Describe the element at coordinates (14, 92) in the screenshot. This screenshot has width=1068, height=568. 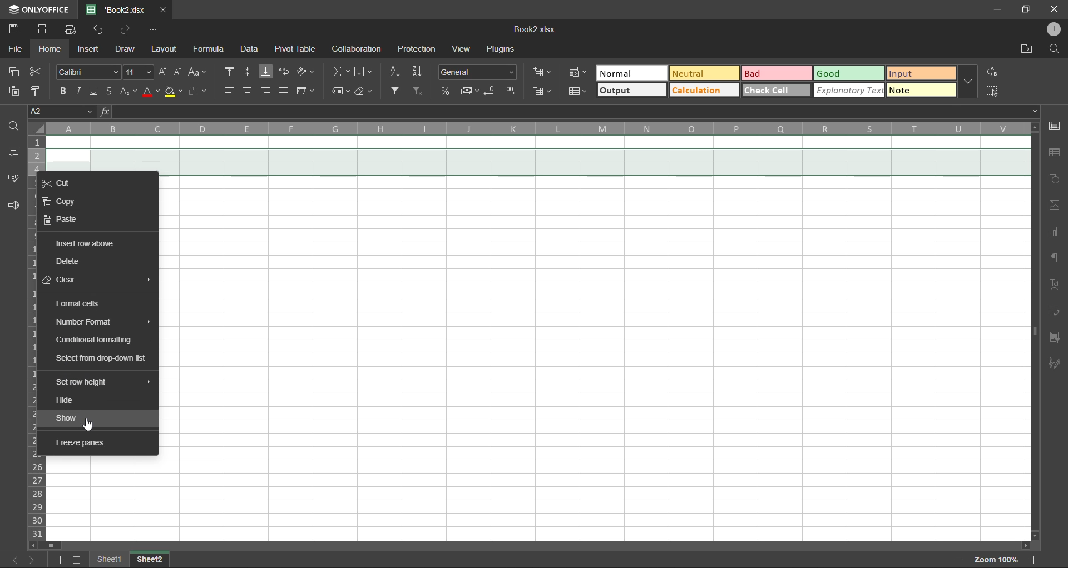
I see `paste` at that location.